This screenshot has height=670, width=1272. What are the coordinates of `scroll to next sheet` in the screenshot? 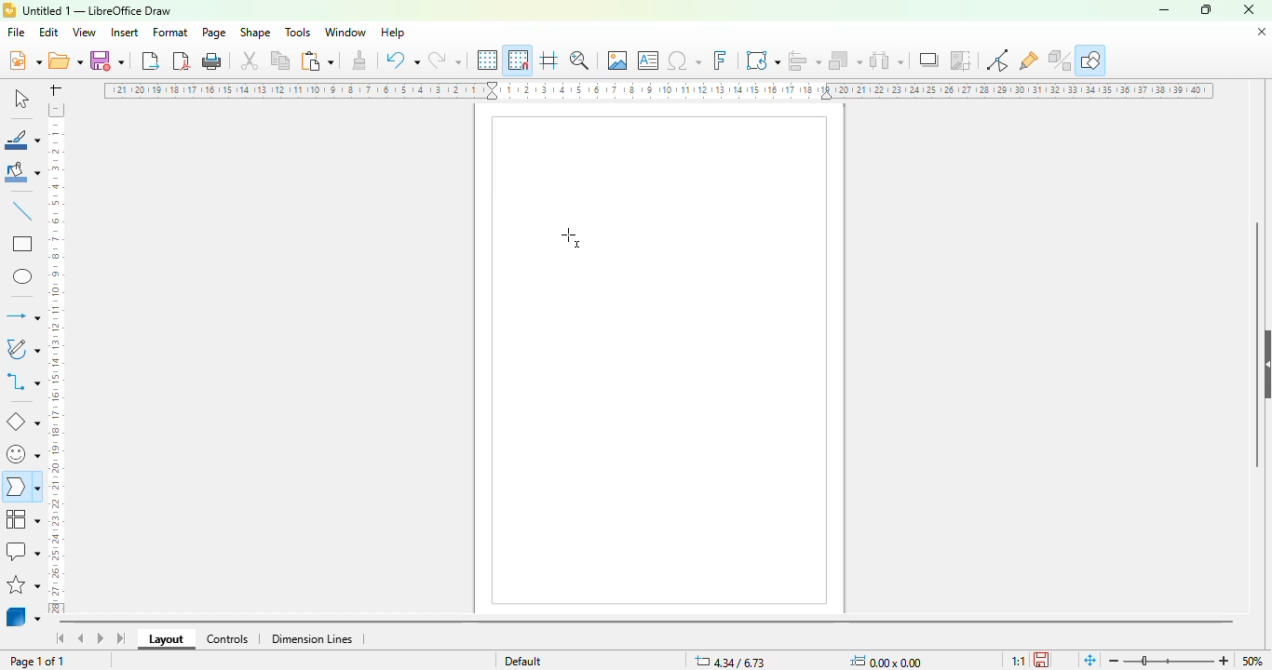 It's located at (101, 637).